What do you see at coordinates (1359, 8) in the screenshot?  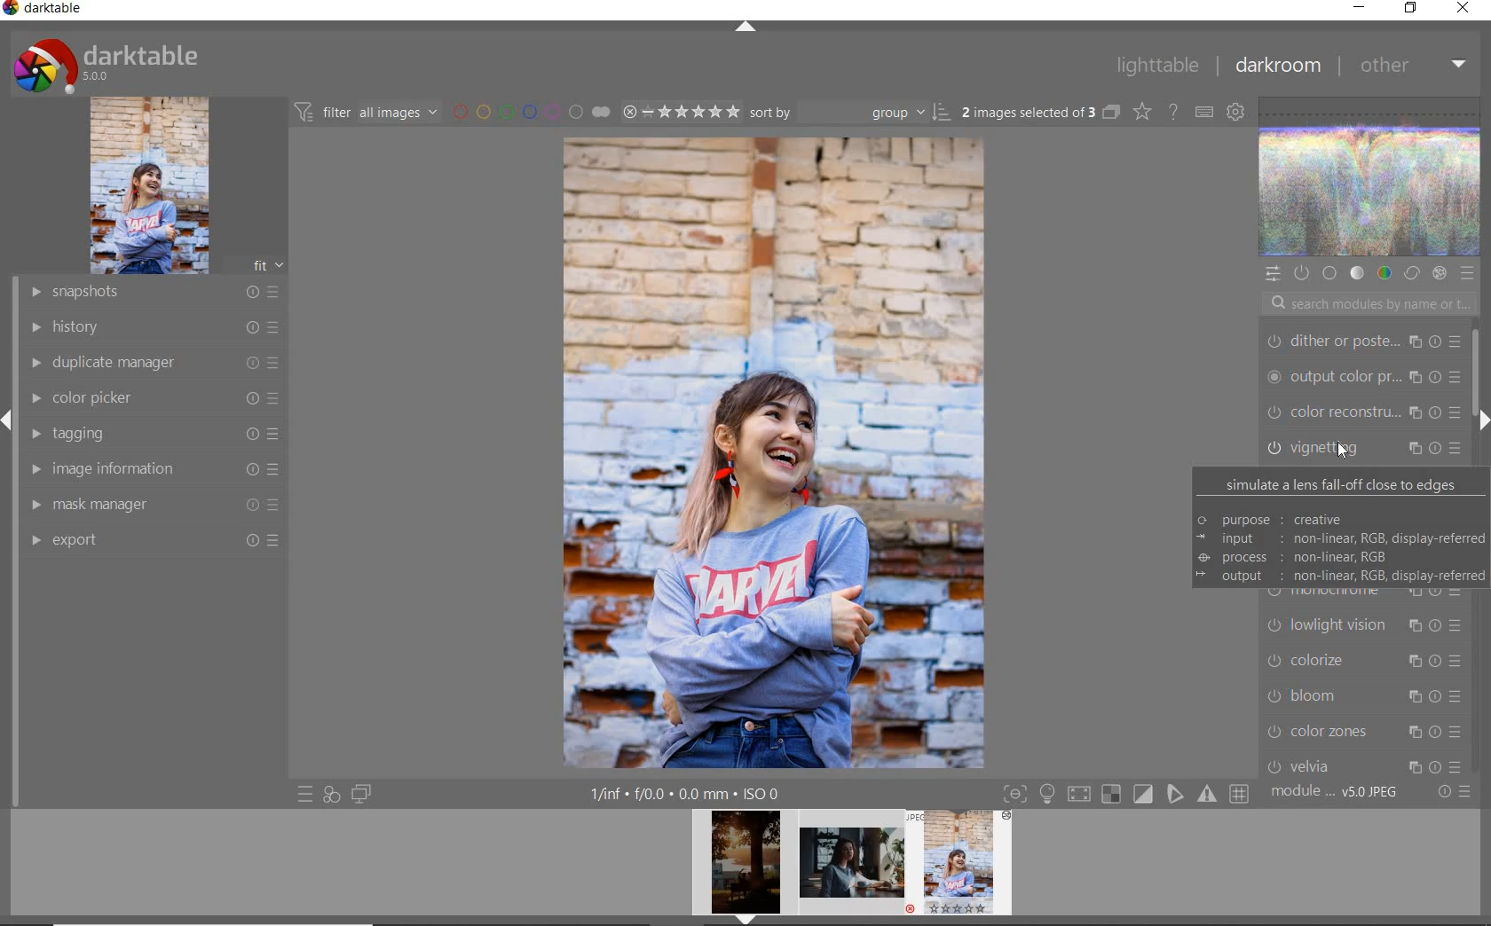 I see `MINIMIZE` at bounding box center [1359, 8].